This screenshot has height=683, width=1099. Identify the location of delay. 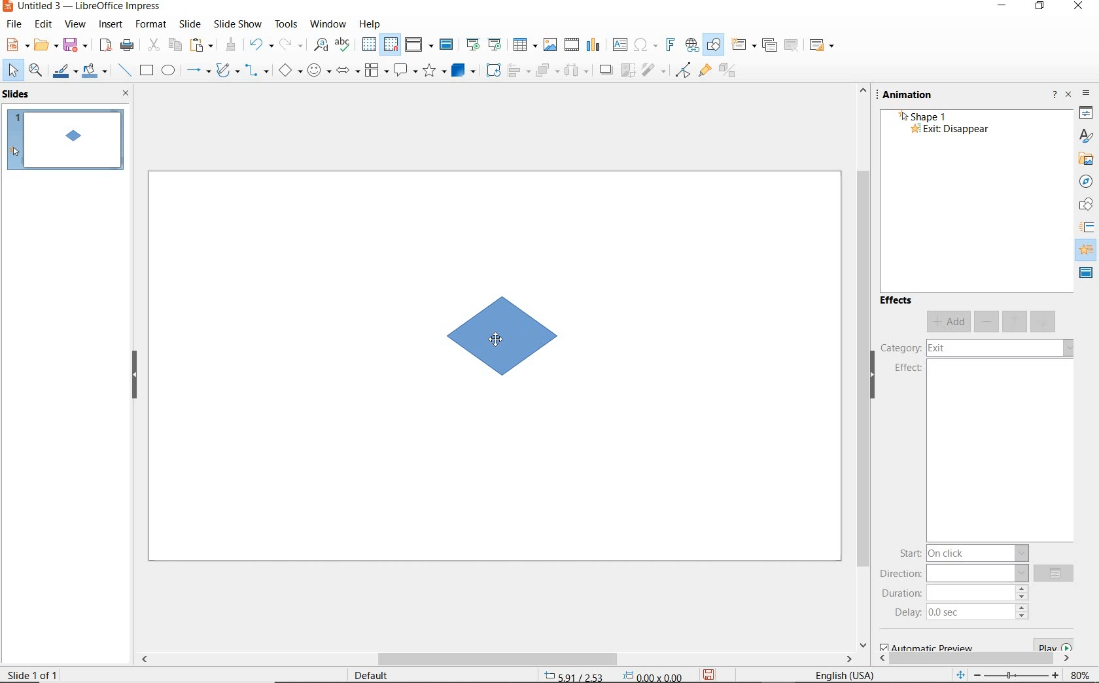
(962, 615).